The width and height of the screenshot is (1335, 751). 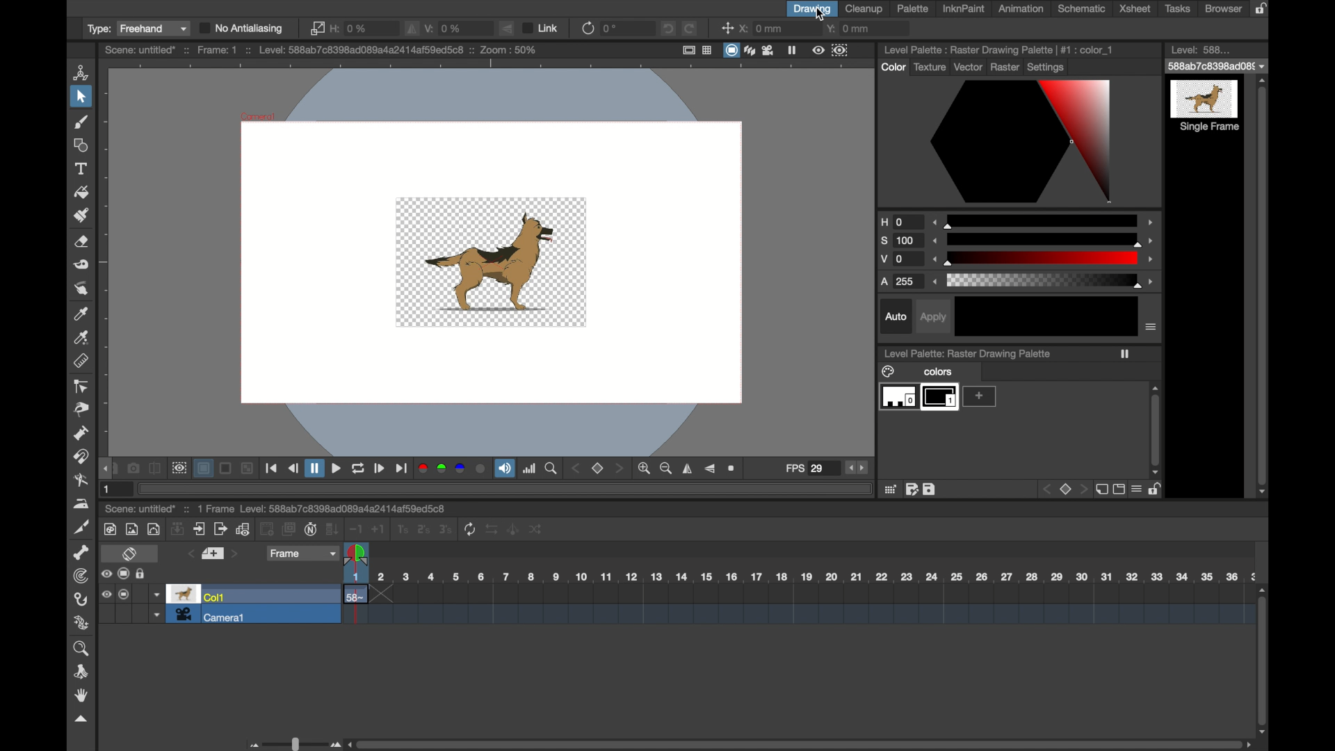 What do you see at coordinates (1019, 490) in the screenshot?
I see `more options` at bounding box center [1019, 490].